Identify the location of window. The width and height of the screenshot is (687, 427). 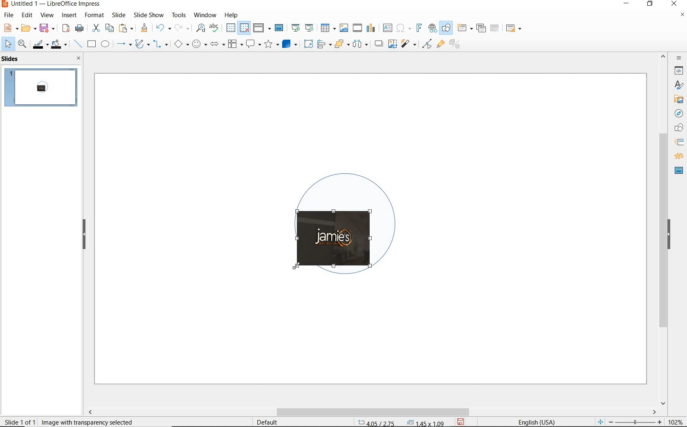
(205, 14).